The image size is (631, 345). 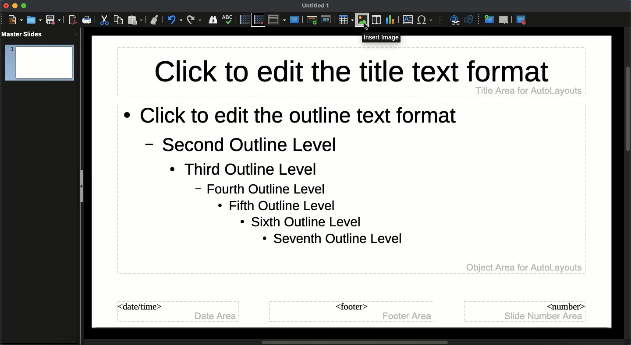 What do you see at coordinates (136, 20) in the screenshot?
I see `Paste` at bounding box center [136, 20].